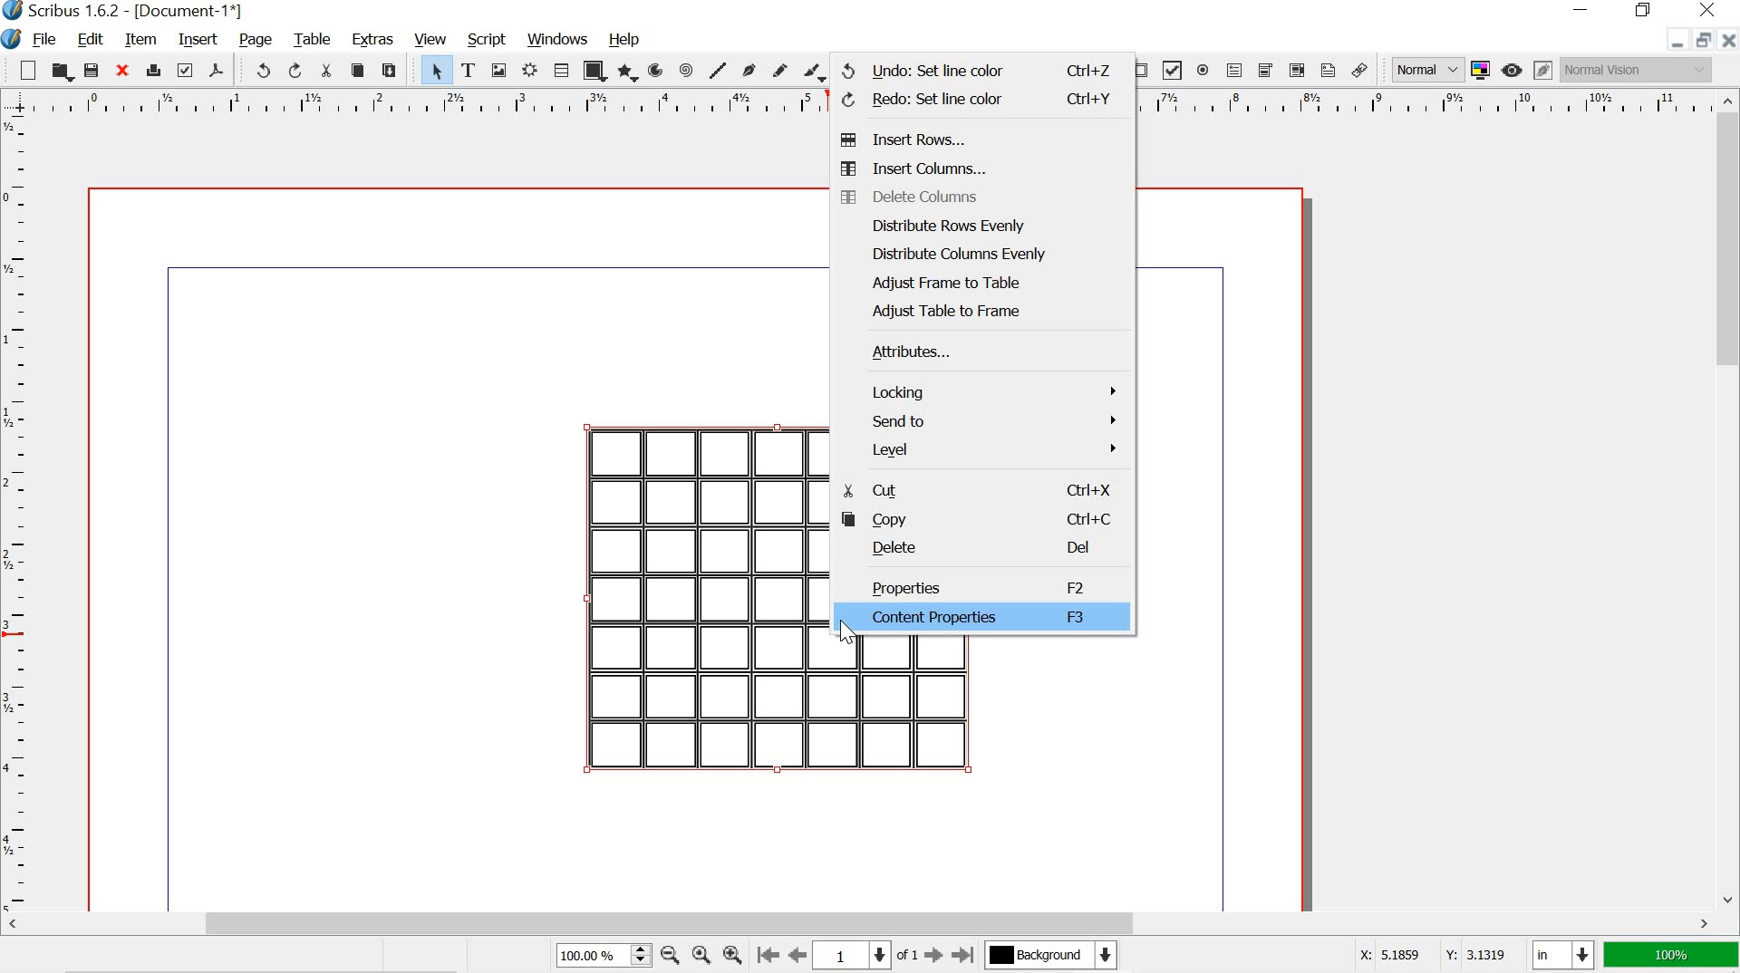 The height and width of the screenshot is (973, 1740). What do you see at coordinates (403, 103) in the screenshot?
I see `ruler` at bounding box center [403, 103].